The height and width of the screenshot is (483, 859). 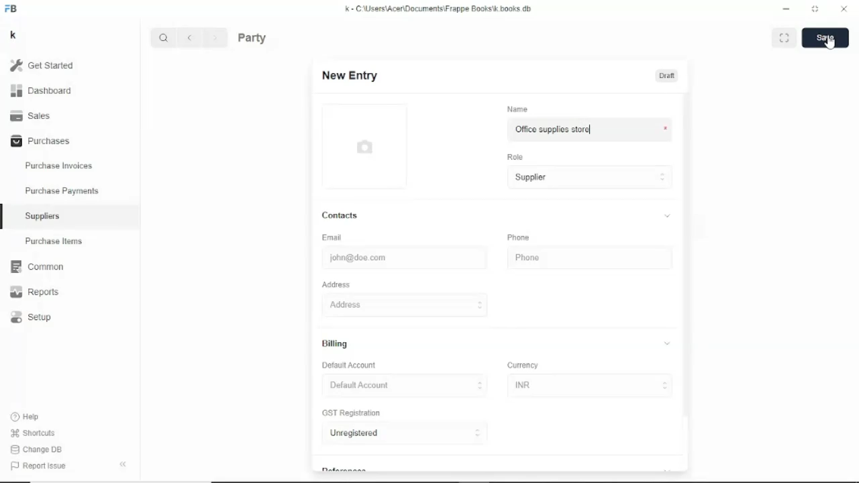 I want to click on Billing, so click(x=497, y=343).